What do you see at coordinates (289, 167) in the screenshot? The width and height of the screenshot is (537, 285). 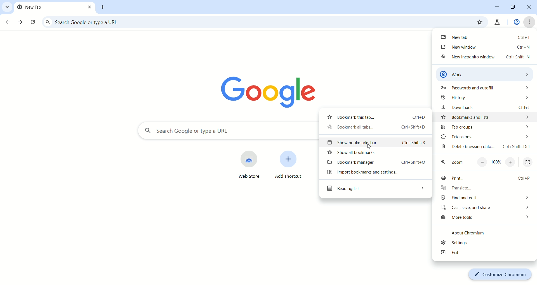 I see `add shortcut` at bounding box center [289, 167].